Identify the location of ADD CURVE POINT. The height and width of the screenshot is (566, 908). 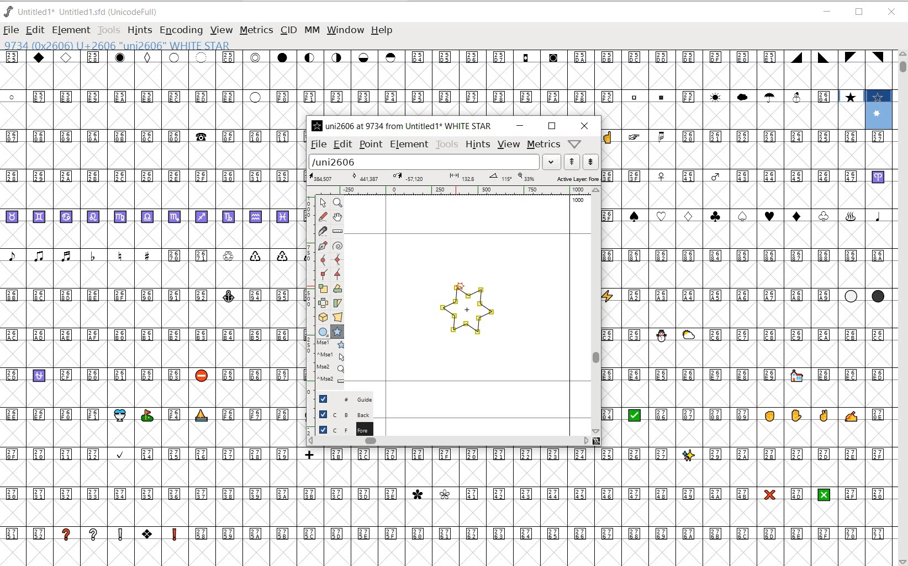
(338, 260).